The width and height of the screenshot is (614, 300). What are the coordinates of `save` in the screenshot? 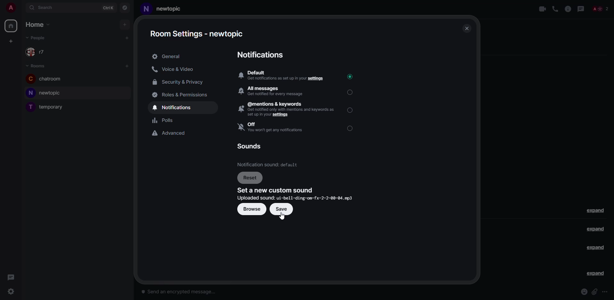 It's located at (282, 209).